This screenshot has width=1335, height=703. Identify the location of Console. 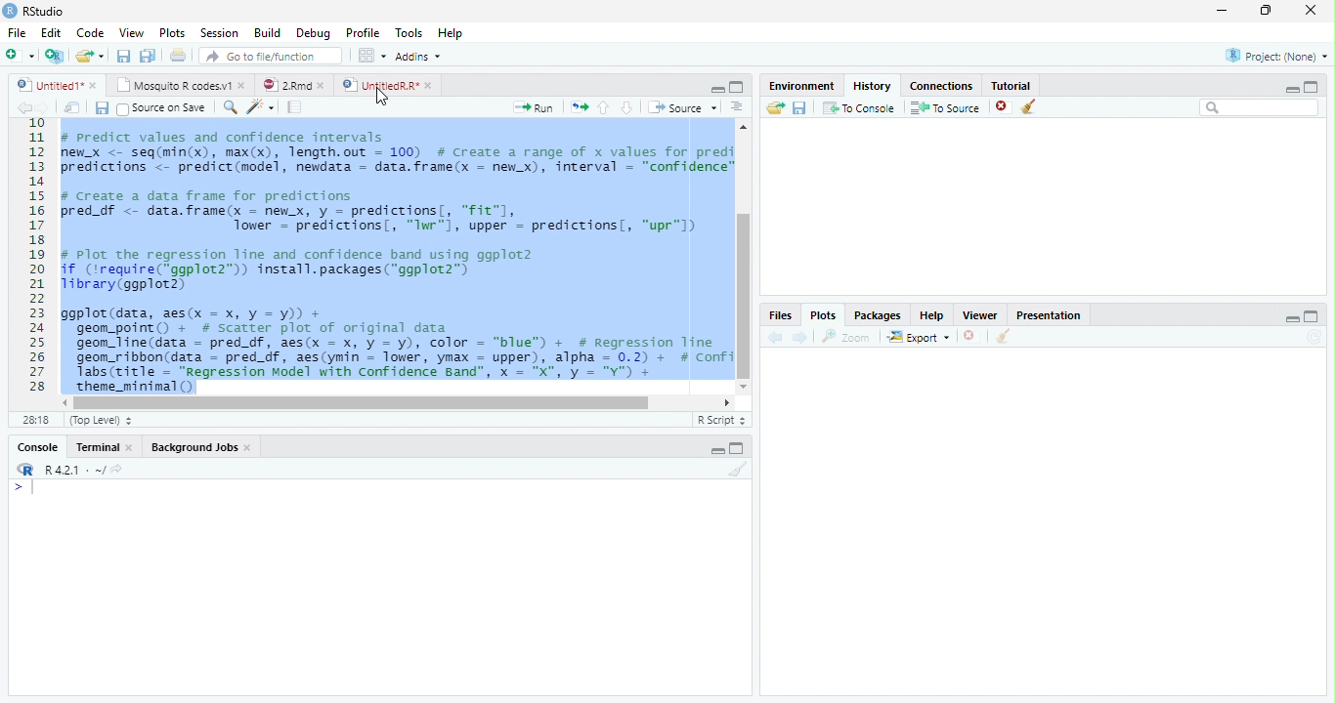
(36, 444).